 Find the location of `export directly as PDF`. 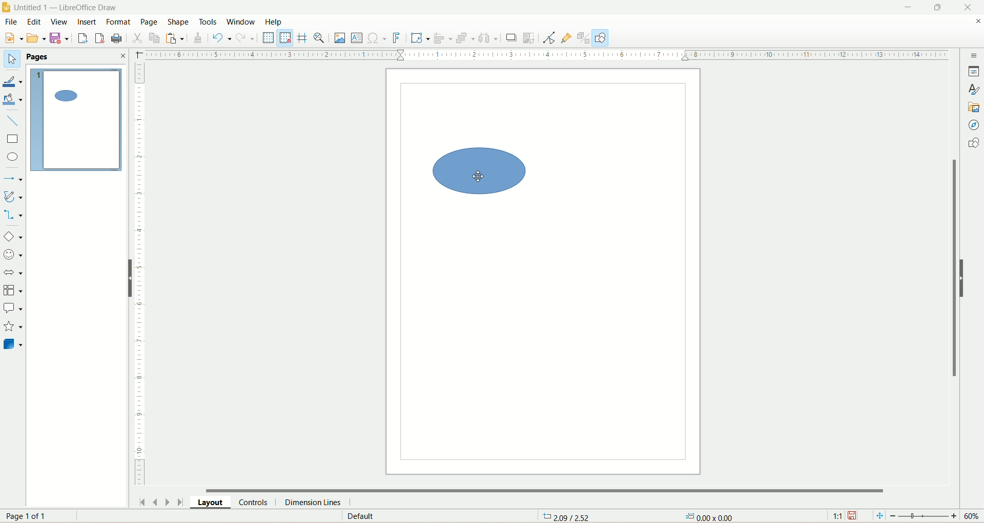

export directly as PDF is located at coordinates (100, 38).